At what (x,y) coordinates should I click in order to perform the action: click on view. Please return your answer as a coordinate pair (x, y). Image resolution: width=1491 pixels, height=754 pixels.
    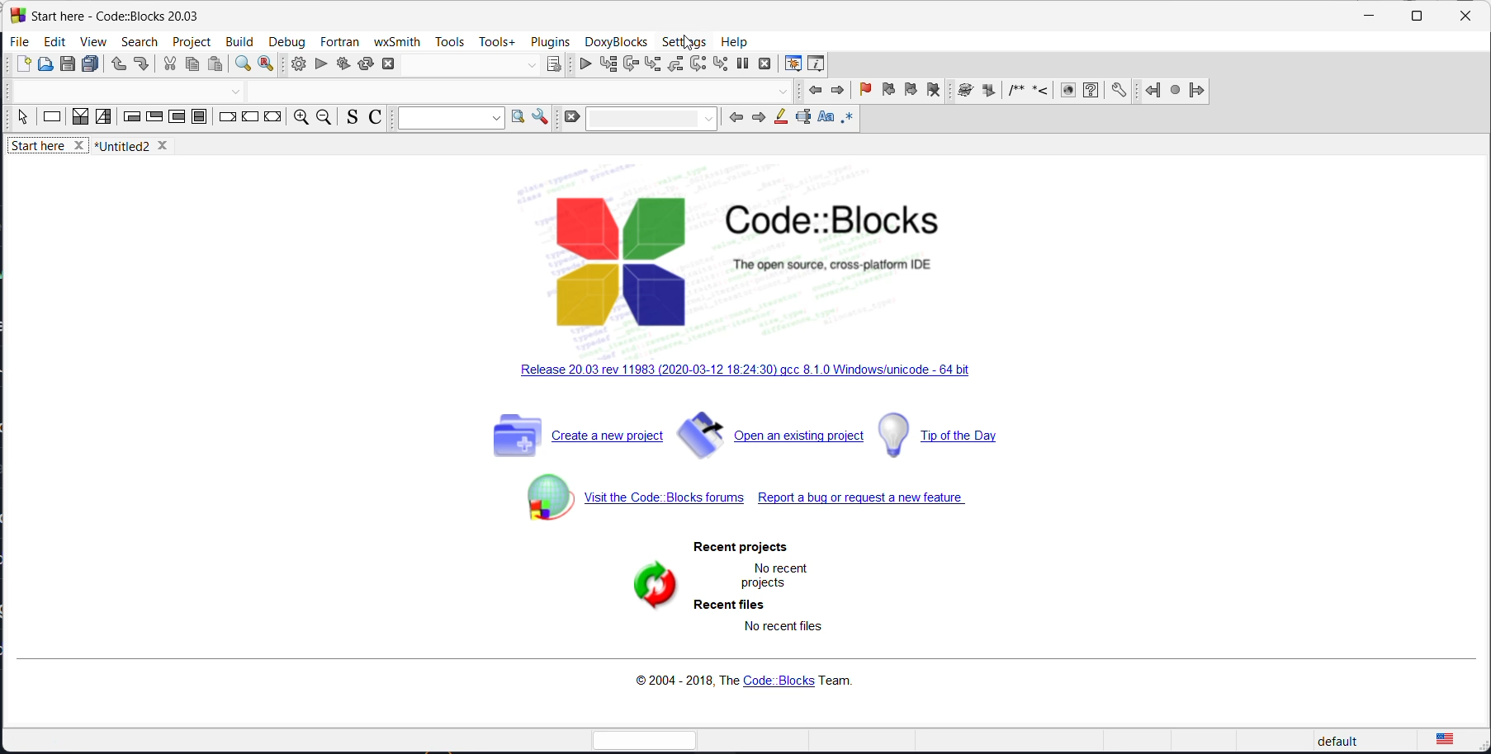
    Looking at the image, I should click on (91, 43).